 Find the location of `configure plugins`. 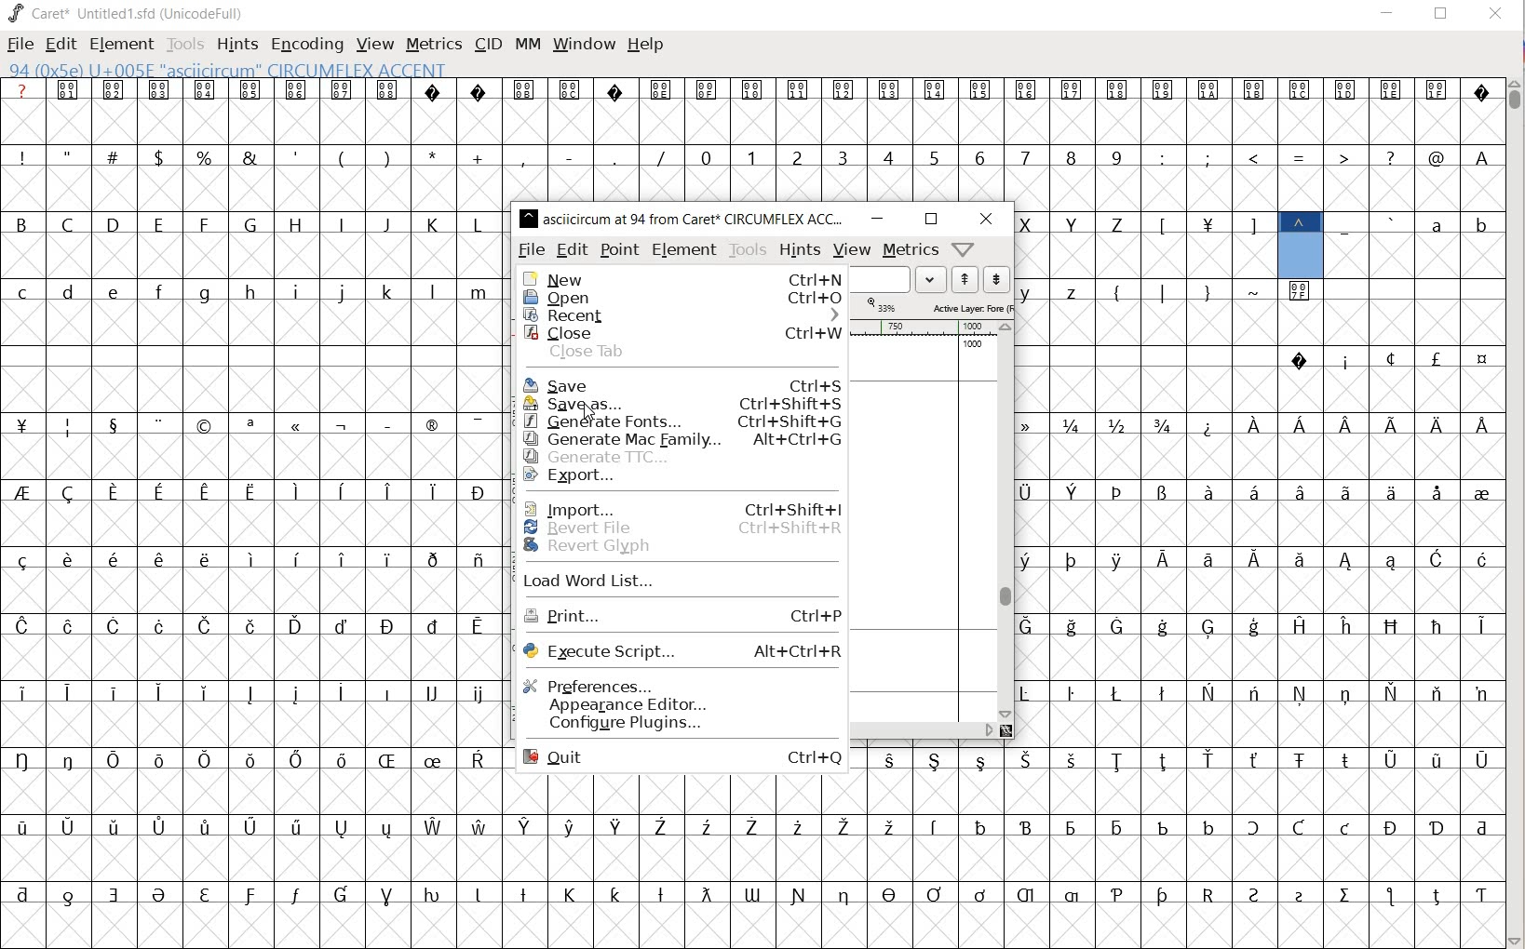

configure plugins is located at coordinates (679, 726).